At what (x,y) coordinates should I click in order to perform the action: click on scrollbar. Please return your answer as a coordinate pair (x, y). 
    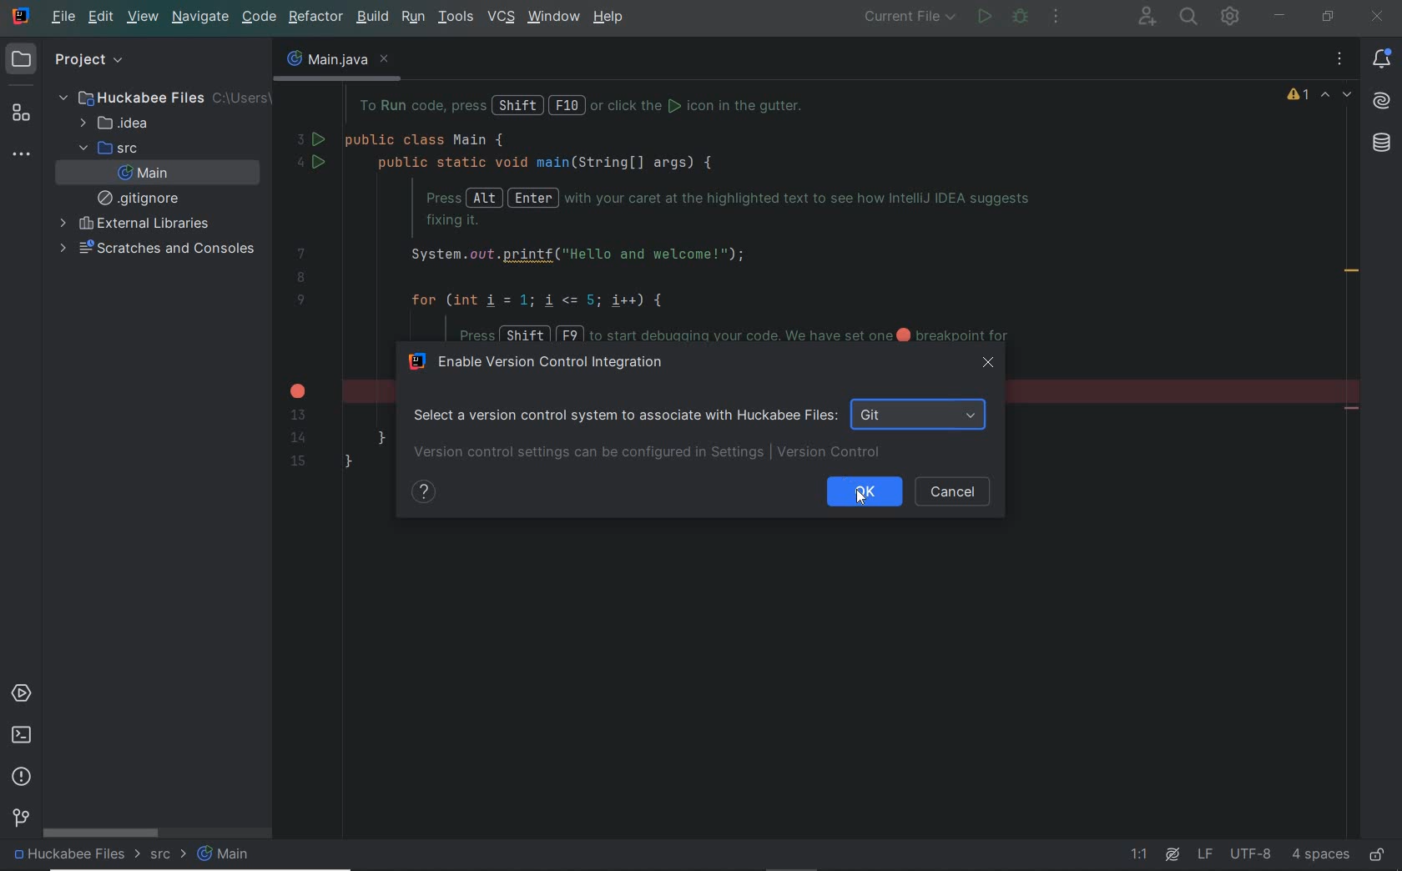
    Looking at the image, I should click on (101, 833).